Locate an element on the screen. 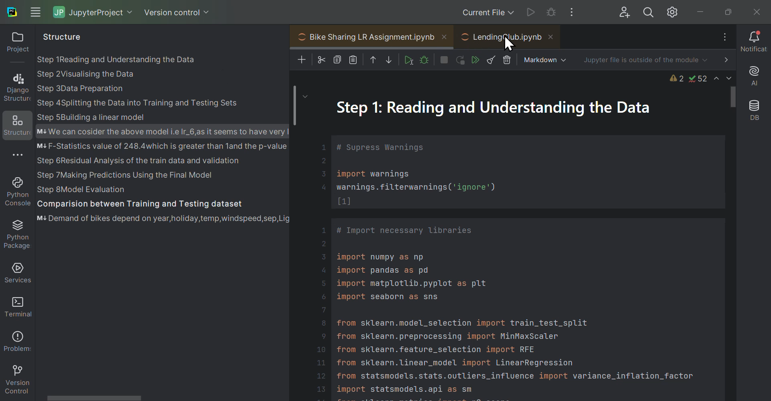  Database is located at coordinates (756, 114).